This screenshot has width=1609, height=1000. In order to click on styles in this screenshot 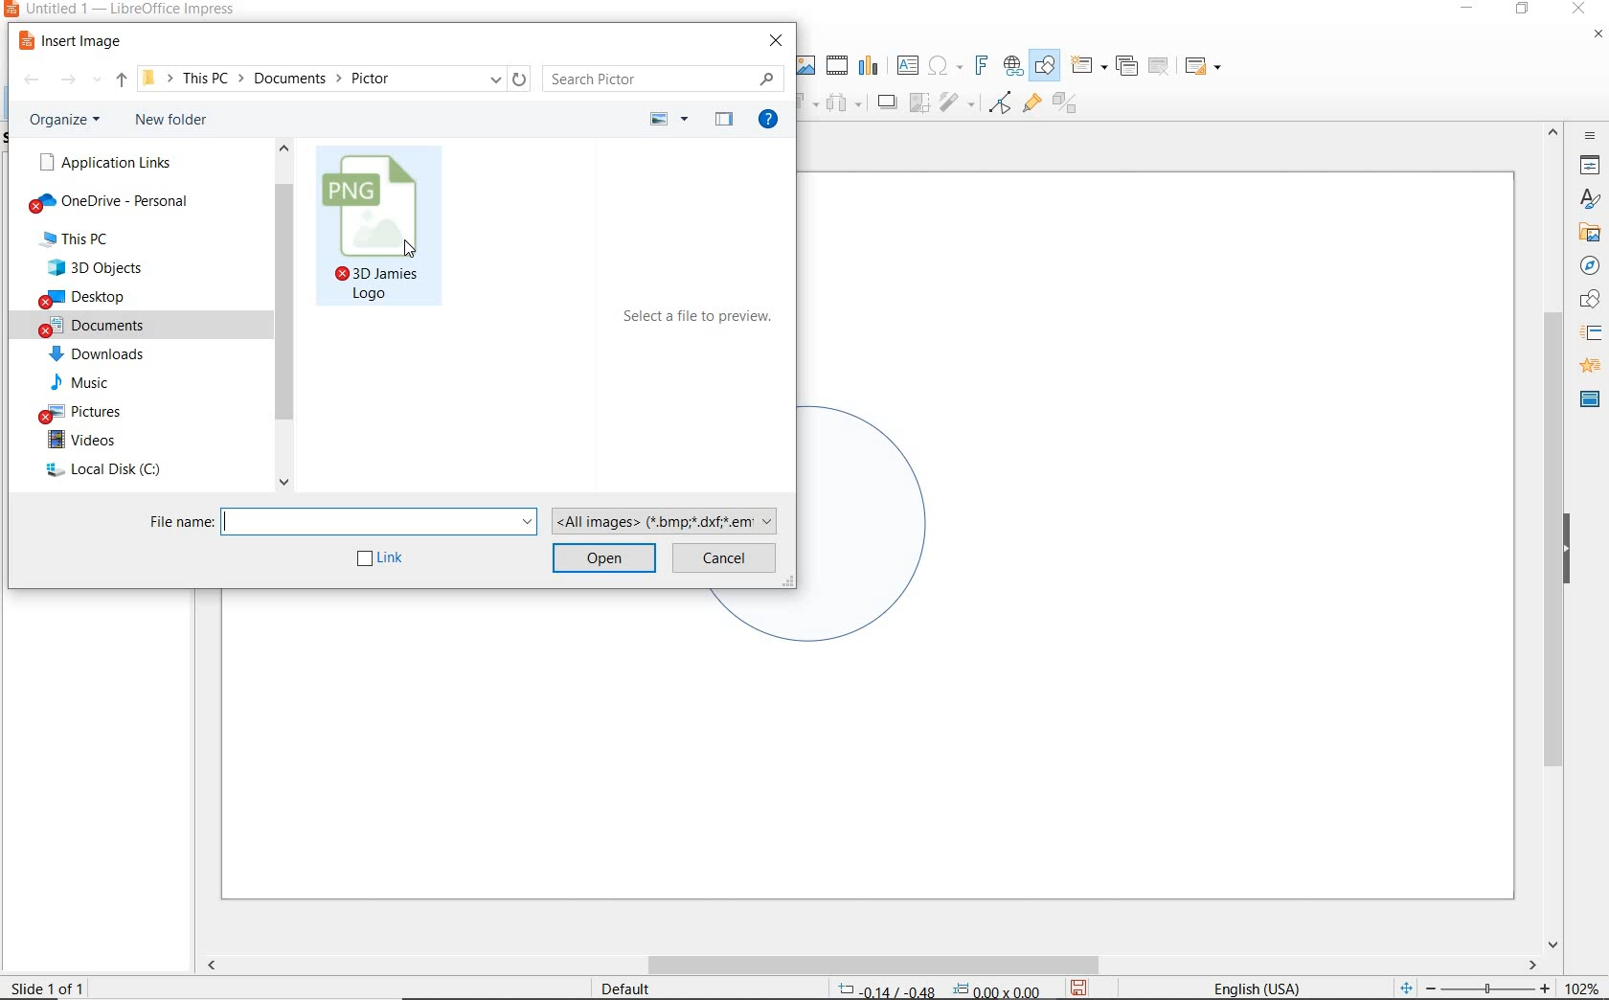, I will do `click(1590, 200)`.